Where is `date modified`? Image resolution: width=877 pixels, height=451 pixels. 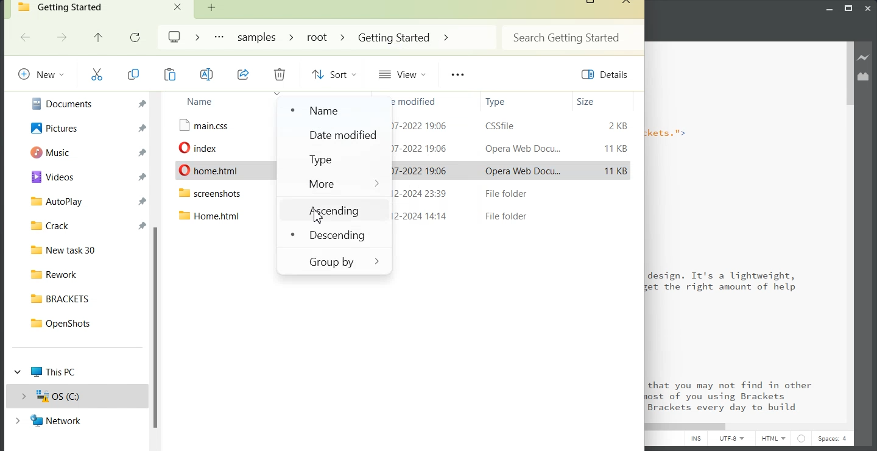
date modified is located at coordinates (419, 193).